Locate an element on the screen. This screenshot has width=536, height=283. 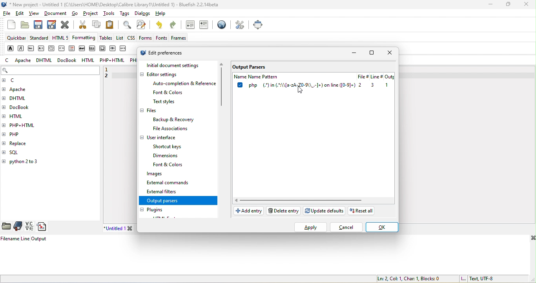
paste is located at coordinates (112, 24).